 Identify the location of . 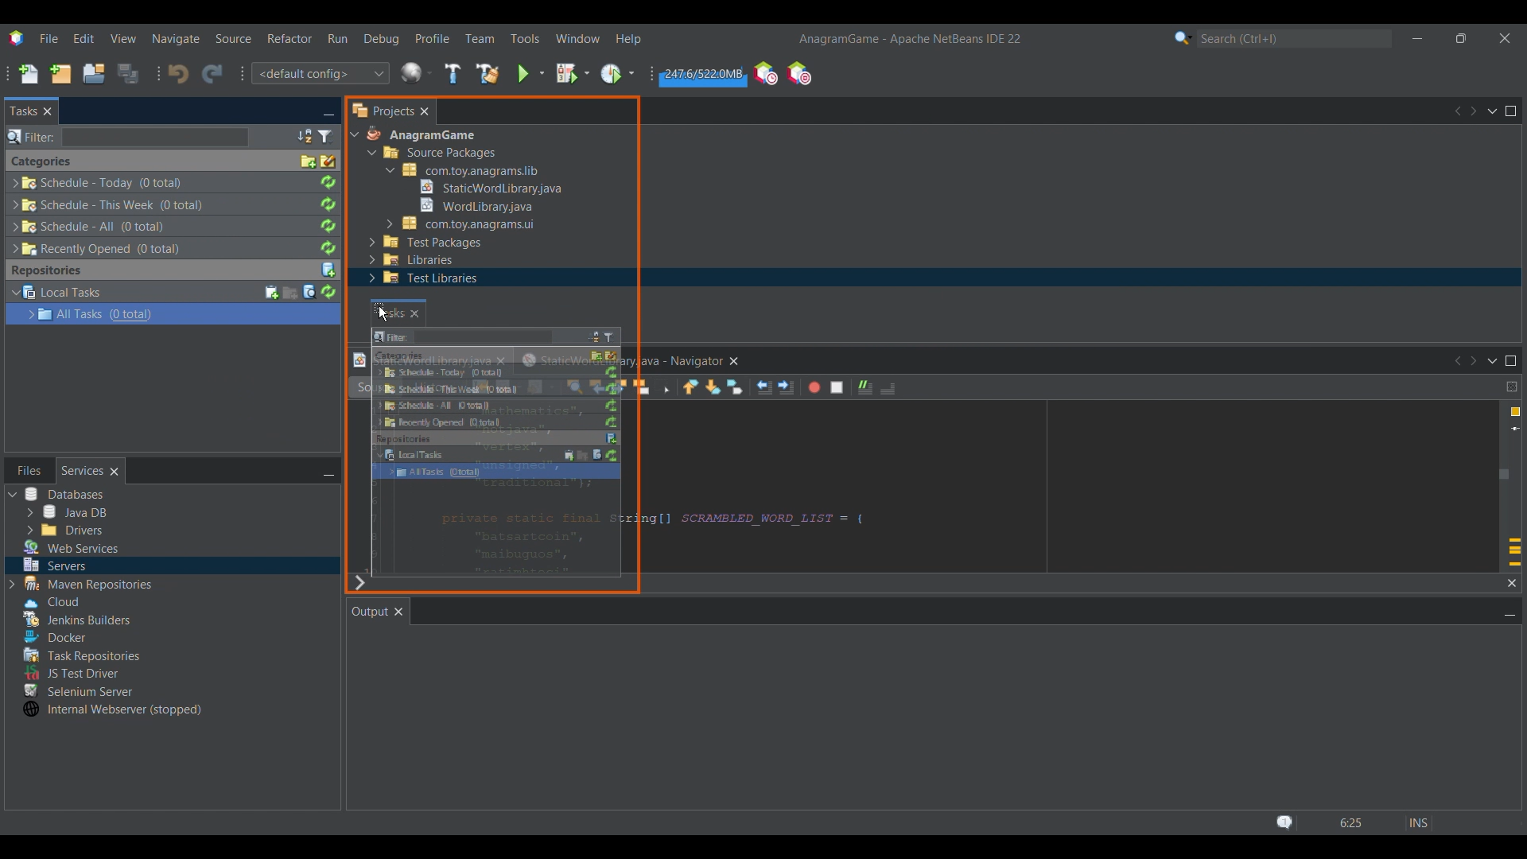
(83, 619).